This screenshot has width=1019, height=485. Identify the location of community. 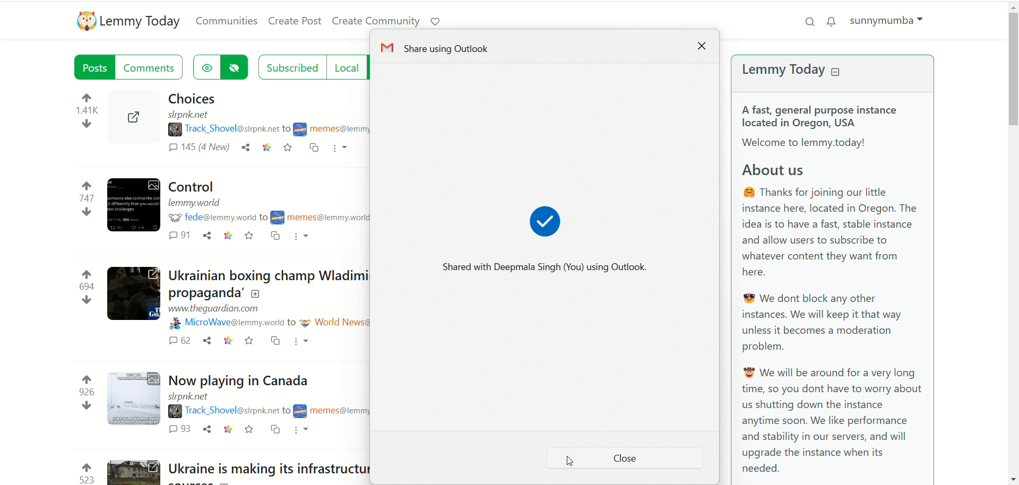
(331, 409).